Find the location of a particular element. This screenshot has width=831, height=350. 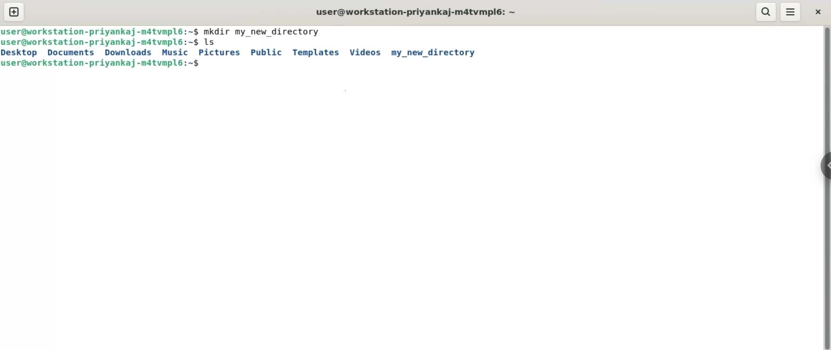

mkdir my_new_directory is located at coordinates (266, 31).